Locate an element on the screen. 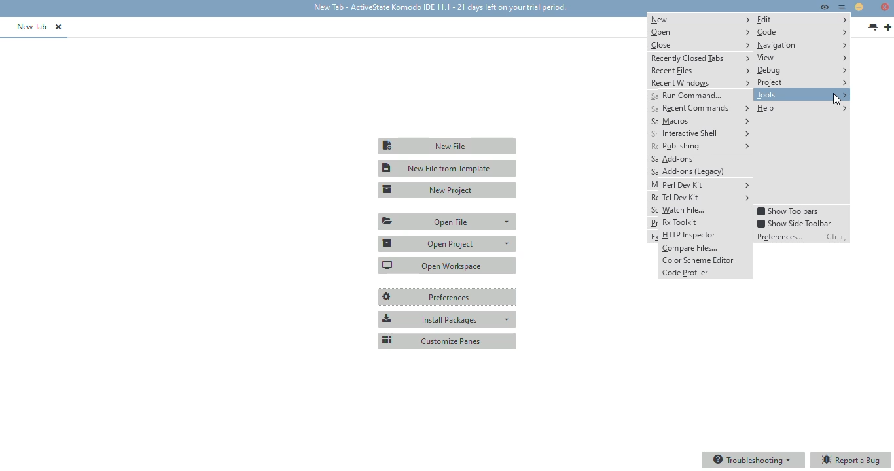 Image resolution: width=894 pixels, height=471 pixels. edit is located at coordinates (802, 20).